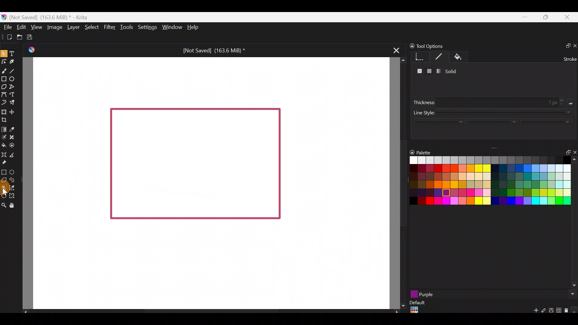 The image size is (578, 325). I want to click on Line tool, so click(14, 69).